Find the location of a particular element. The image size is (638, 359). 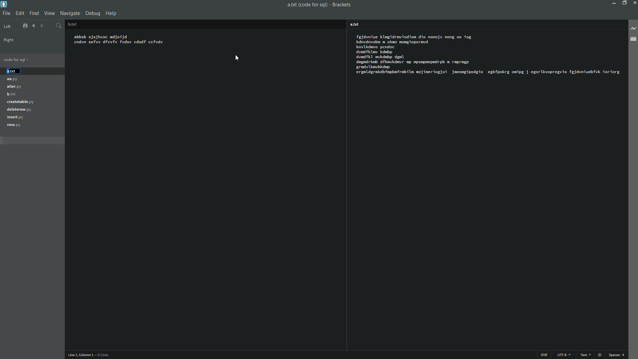

Project name is located at coordinates (16, 25).